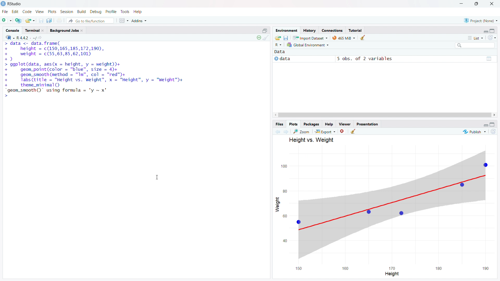  Describe the element at coordinates (286, 37) in the screenshot. I see `save worksoace as` at that location.